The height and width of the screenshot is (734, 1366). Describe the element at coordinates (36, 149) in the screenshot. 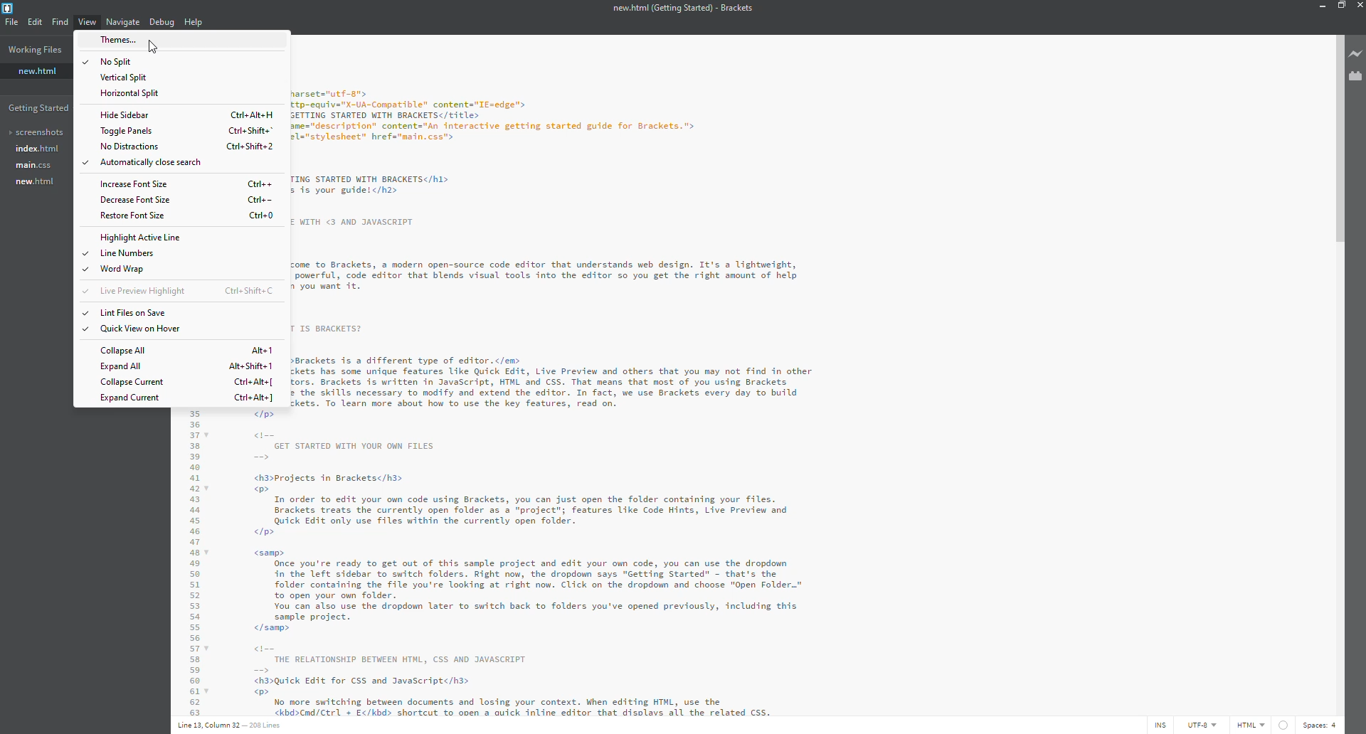

I see `index` at that location.